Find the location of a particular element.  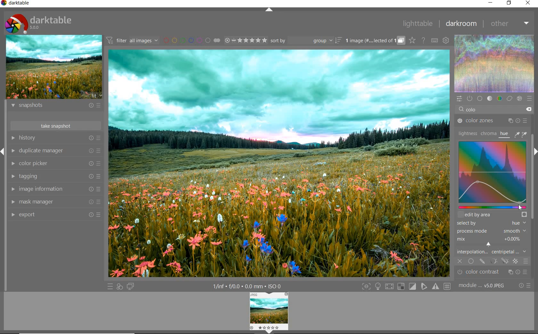

slider is located at coordinates (495, 206).